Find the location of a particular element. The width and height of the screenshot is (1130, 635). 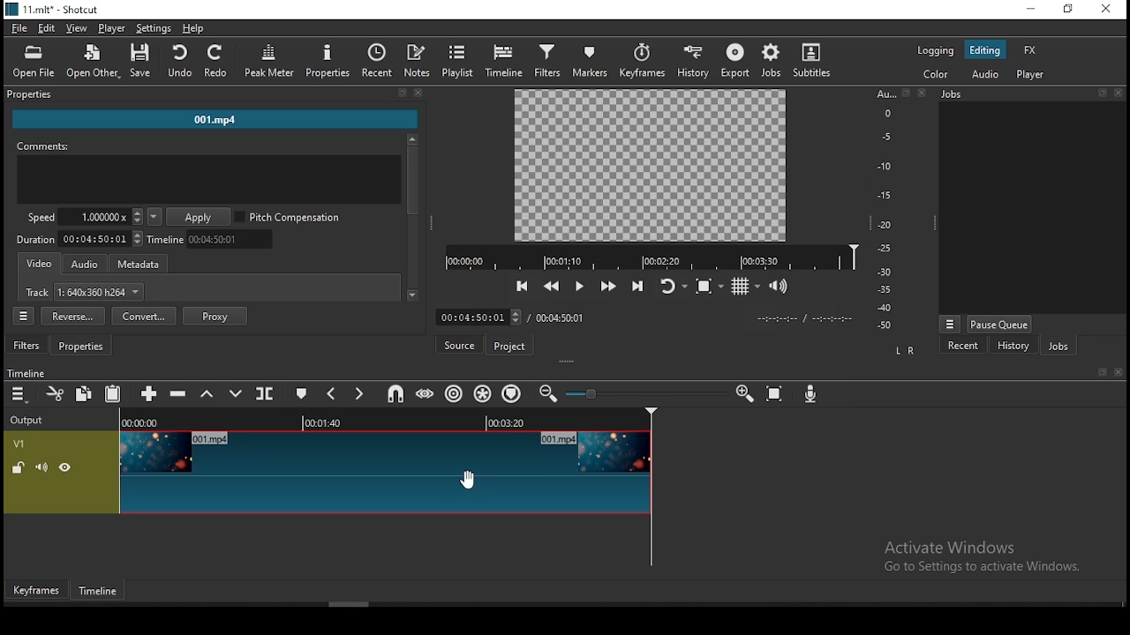

(un)hide is located at coordinates (68, 467).